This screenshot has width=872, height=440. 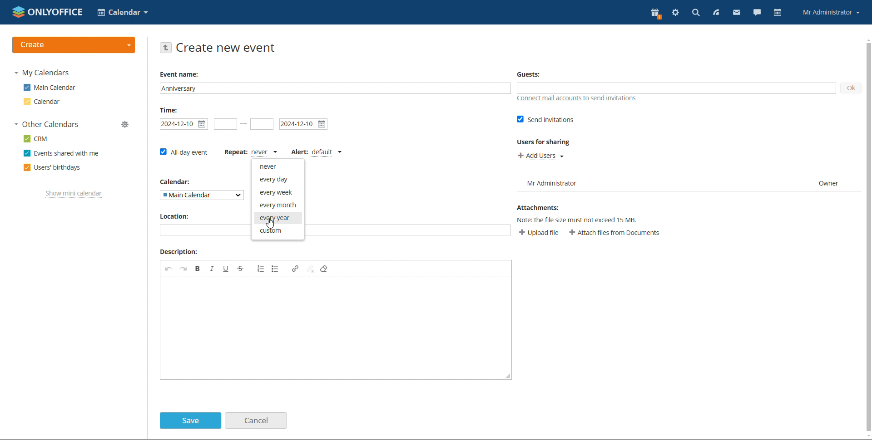 I want to click on send invitations, so click(x=546, y=119).